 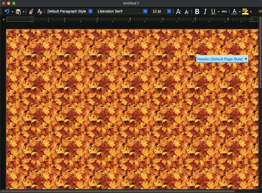 I want to click on margin, so click(x=130, y=20).